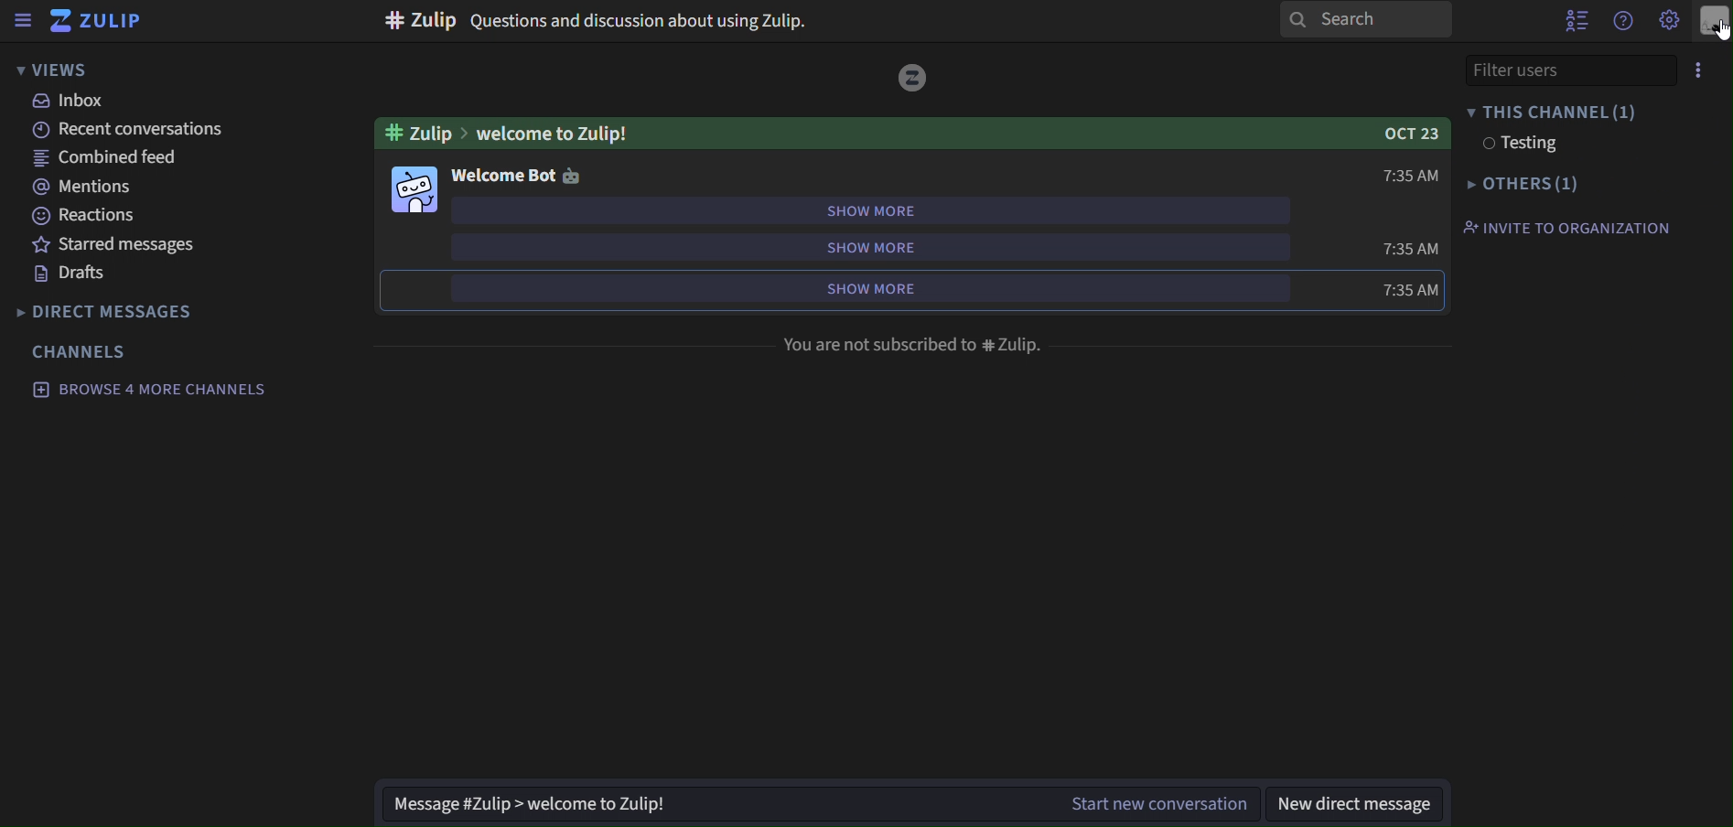 This screenshot has height=827, width=1733. Describe the element at coordinates (1556, 113) in the screenshot. I see `this channel` at that location.